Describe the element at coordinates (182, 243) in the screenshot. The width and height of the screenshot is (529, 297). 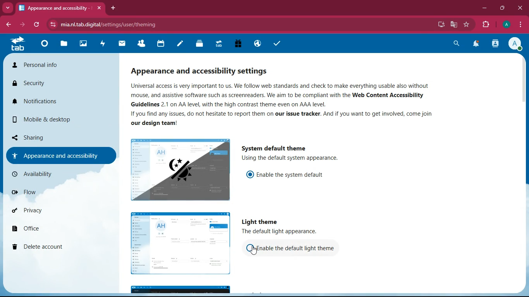
I see `image` at that location.